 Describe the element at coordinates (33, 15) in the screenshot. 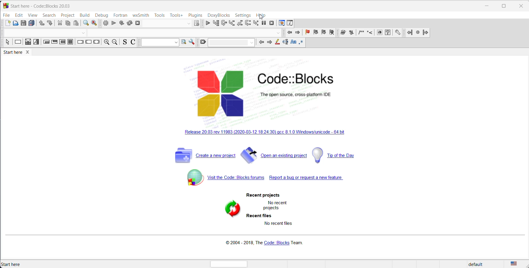

I see `view` at that location.